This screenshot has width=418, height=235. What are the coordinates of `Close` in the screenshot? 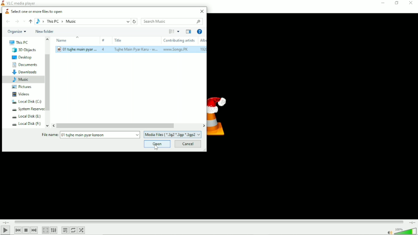 It's located at (202, 11).